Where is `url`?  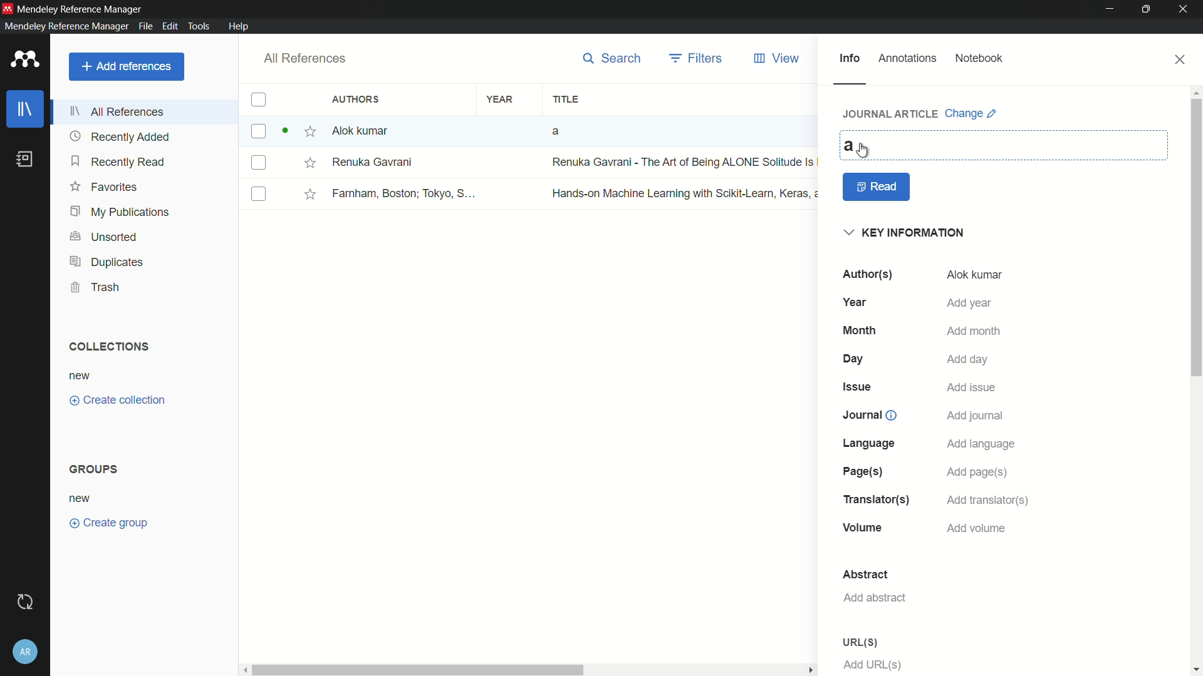
url is located at coordinates (860, 642).